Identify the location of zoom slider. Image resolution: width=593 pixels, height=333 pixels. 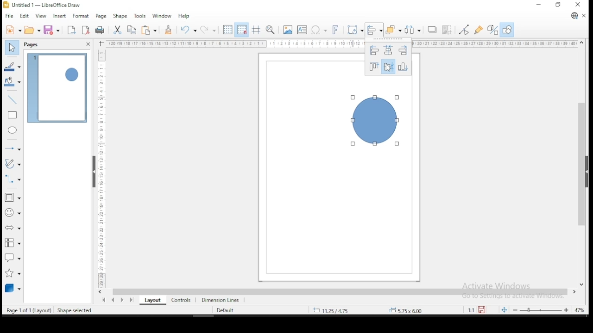
(540, 309).